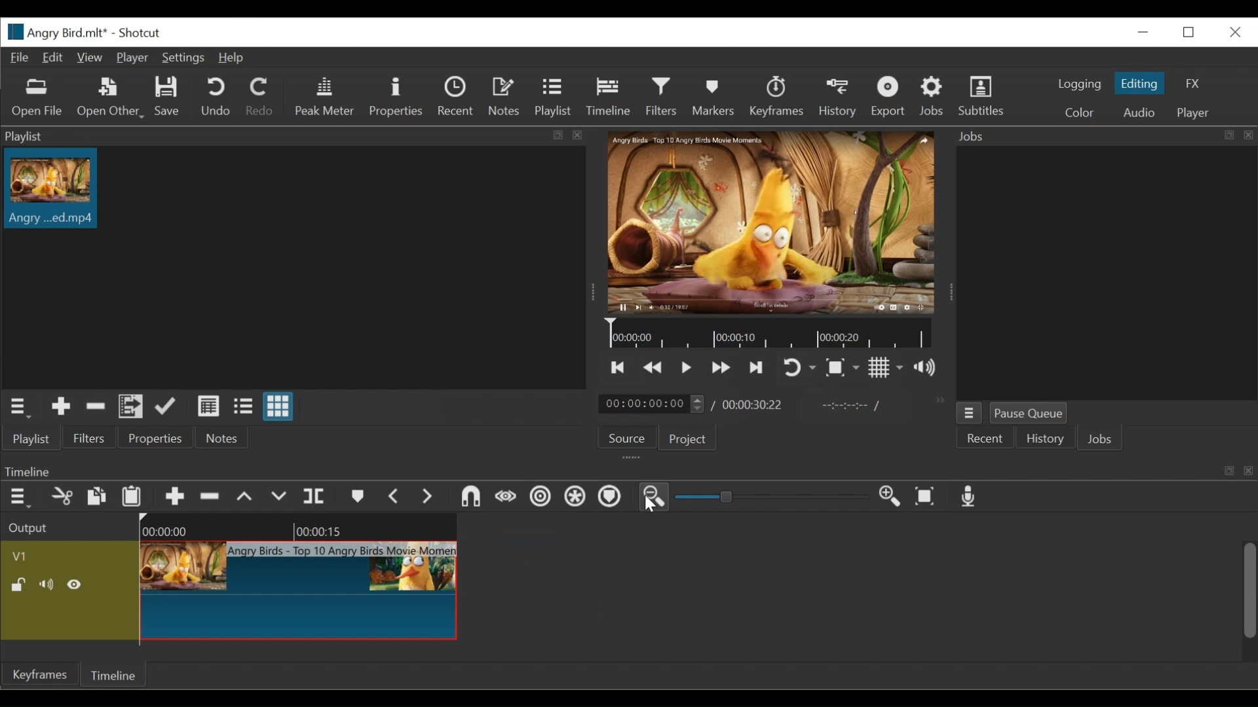 The height and width of the screenshot is (707, 1258). I want to click on Play backwards quickly, so click(654, 368).